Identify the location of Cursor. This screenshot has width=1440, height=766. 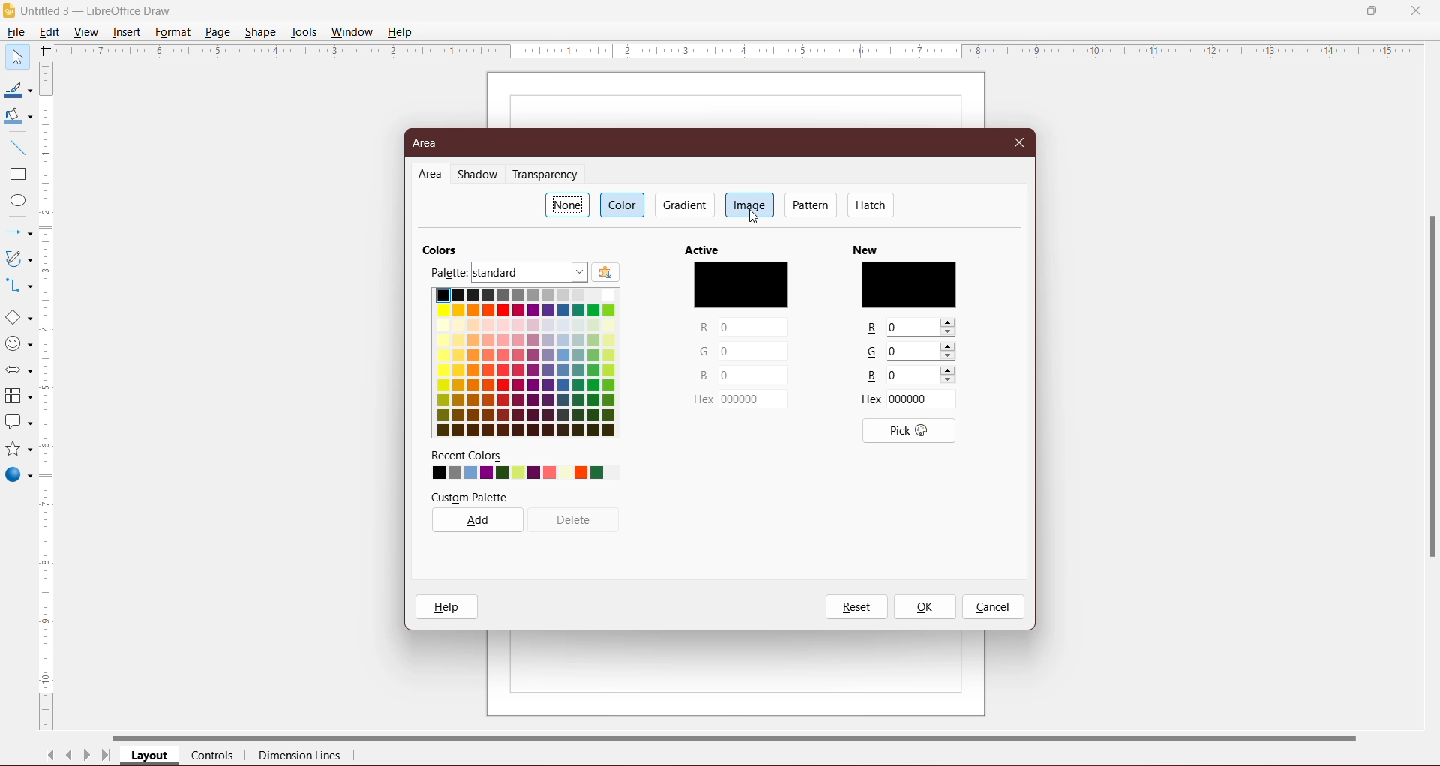
(757, 220).